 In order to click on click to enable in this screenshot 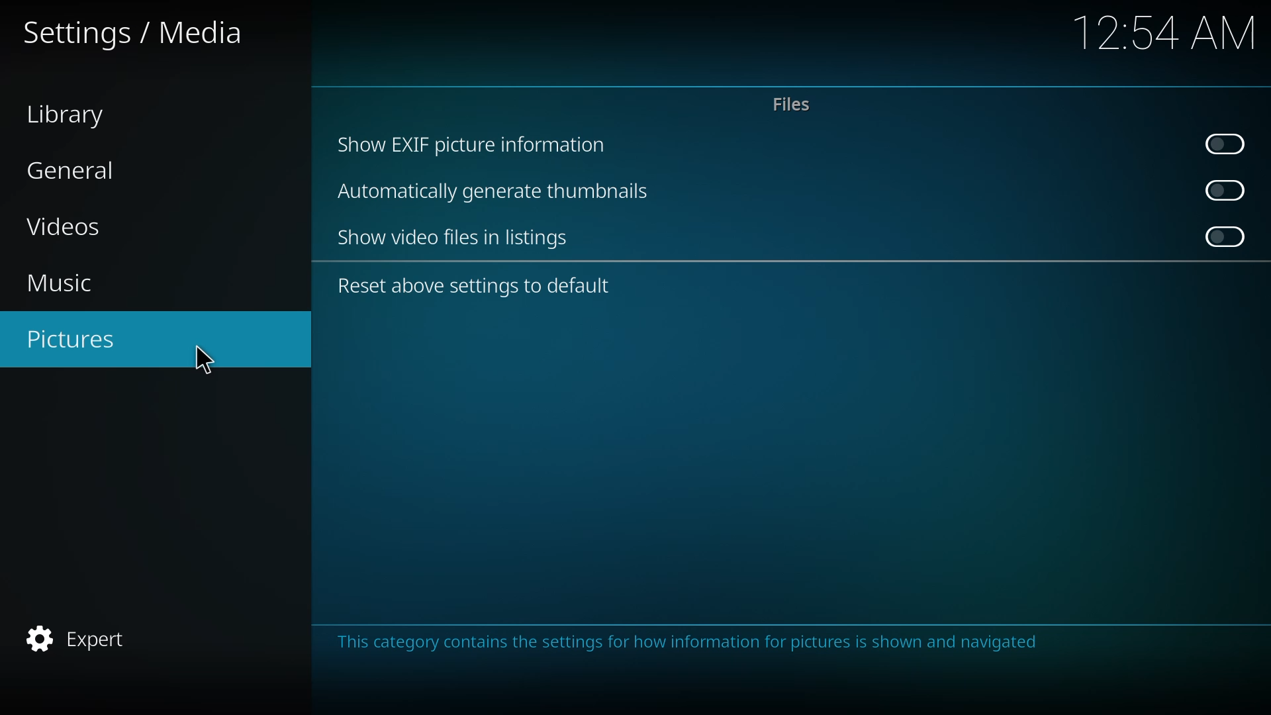, I will do `click(1222, 236)`.